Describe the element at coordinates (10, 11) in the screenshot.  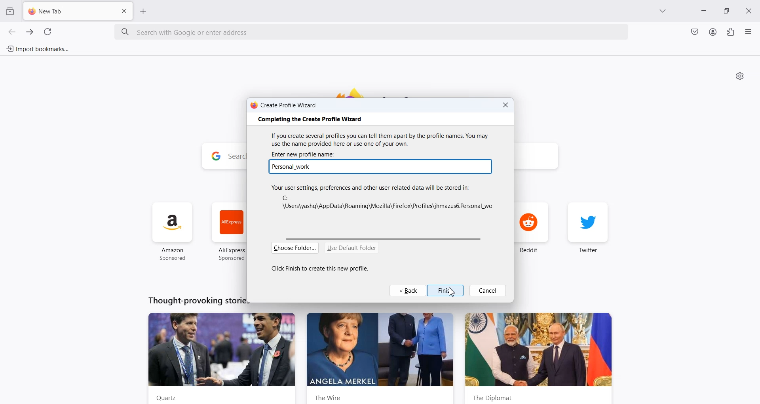
I see `View Recent browsing` at that location.